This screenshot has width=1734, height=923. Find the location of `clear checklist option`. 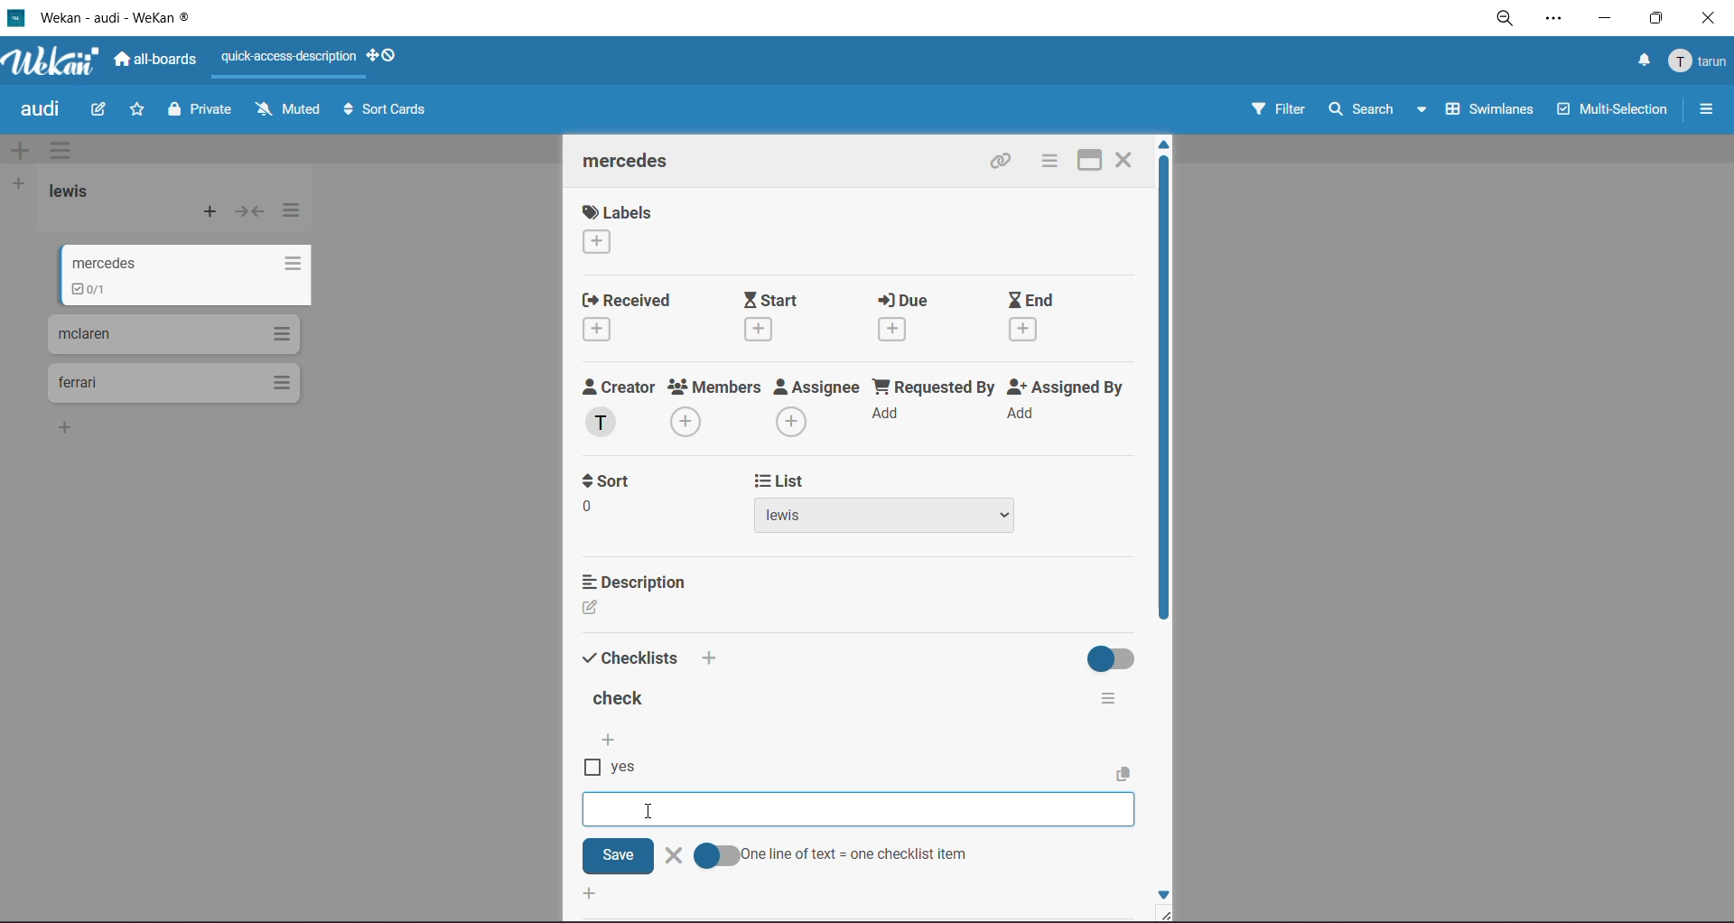

clear checklist option is located at coordinates (673, 857).